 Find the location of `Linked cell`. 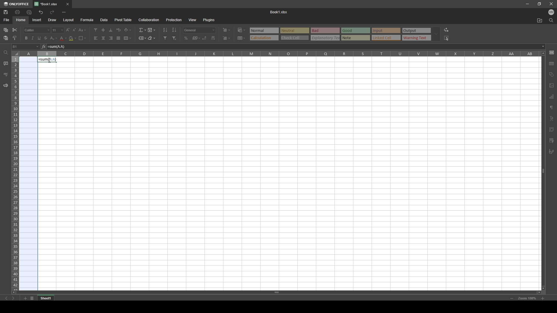

Linked cell is located at coordinates (386, 38).